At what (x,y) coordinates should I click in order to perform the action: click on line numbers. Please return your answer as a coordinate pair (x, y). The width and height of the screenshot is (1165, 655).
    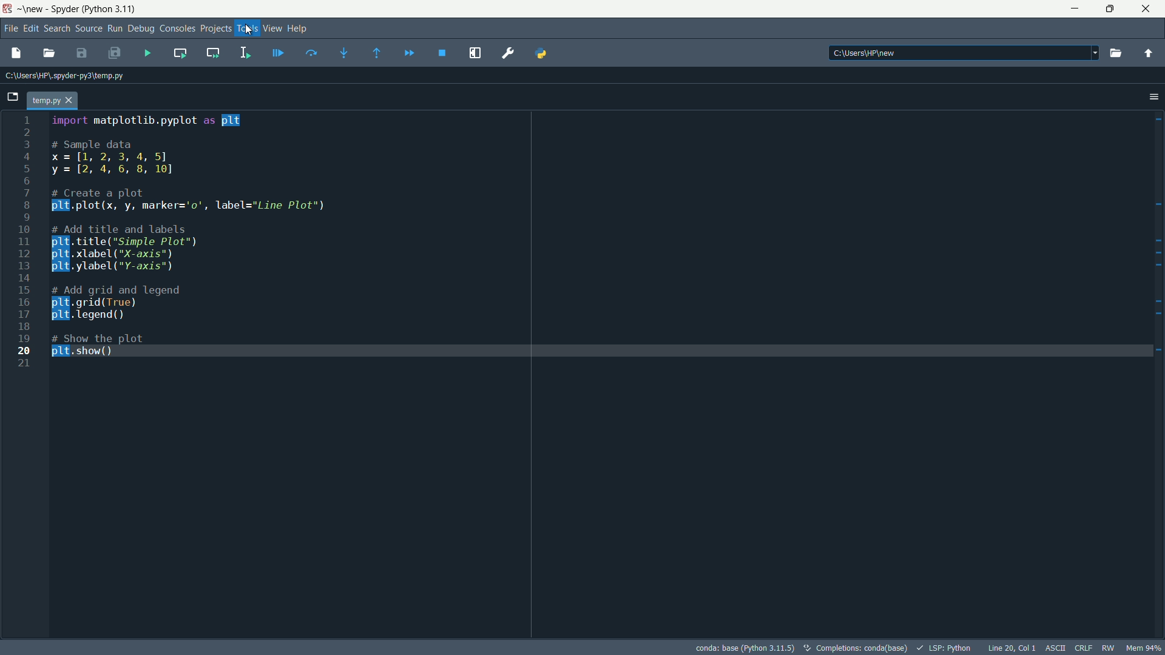
    Looking at the image, I should click on (26, 241).